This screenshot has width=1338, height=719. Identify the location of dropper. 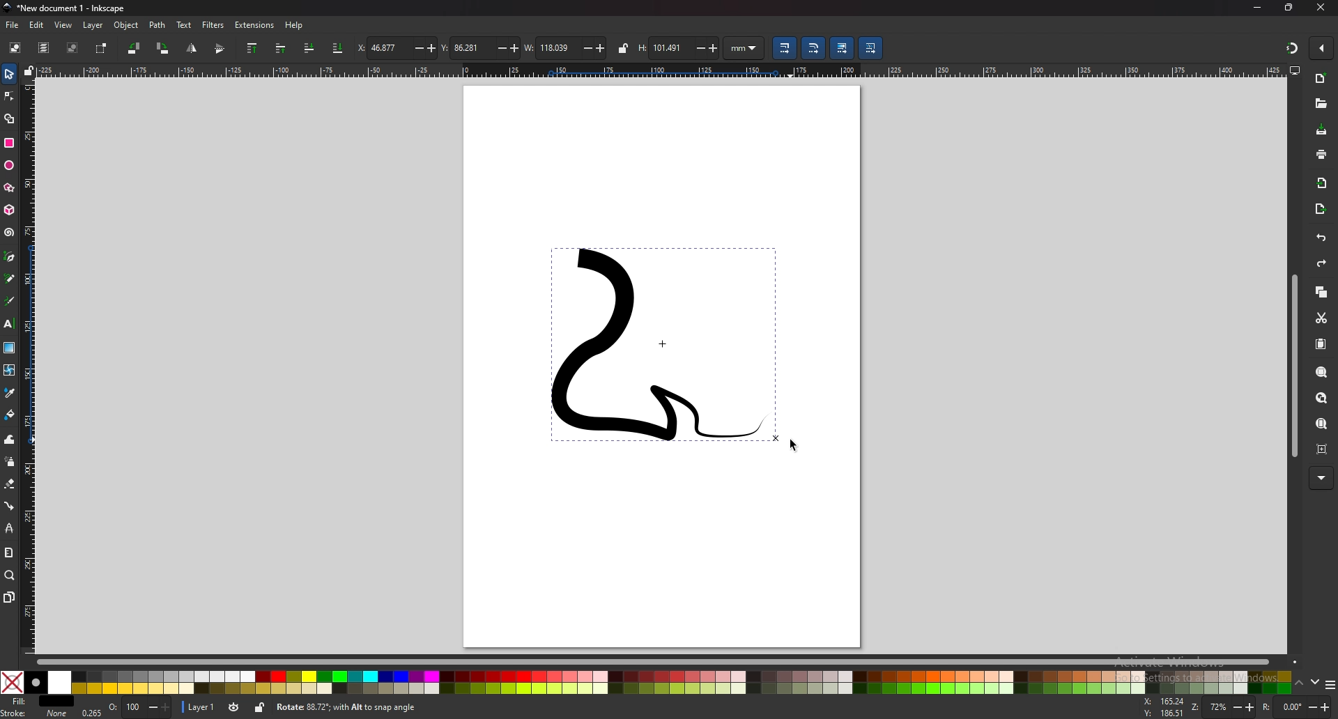
(10, 392).